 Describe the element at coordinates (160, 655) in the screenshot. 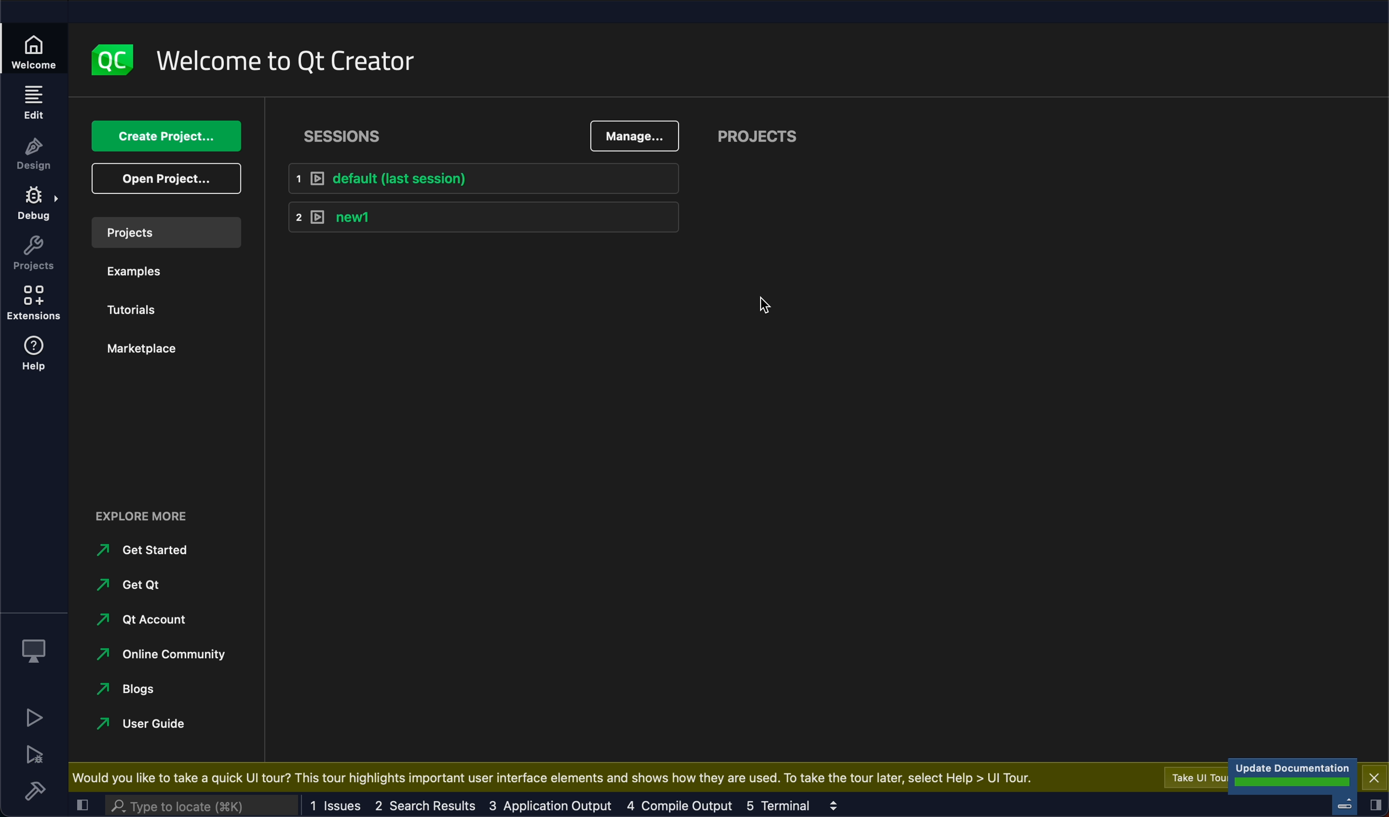

I see `online` at that location.